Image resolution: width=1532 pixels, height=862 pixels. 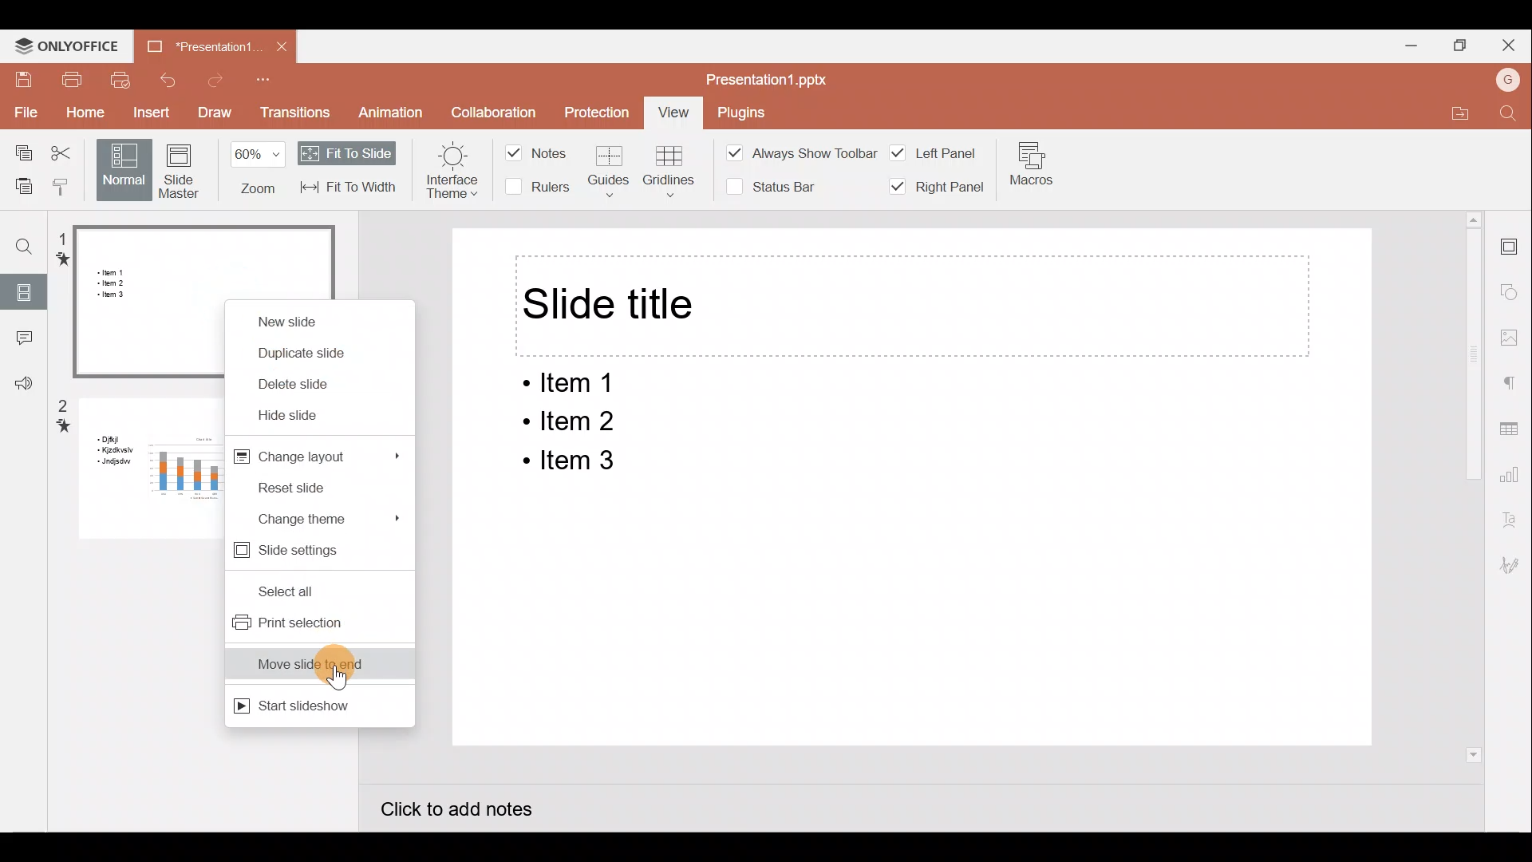 I want to click on Macros, so click(x=1031, y=169).